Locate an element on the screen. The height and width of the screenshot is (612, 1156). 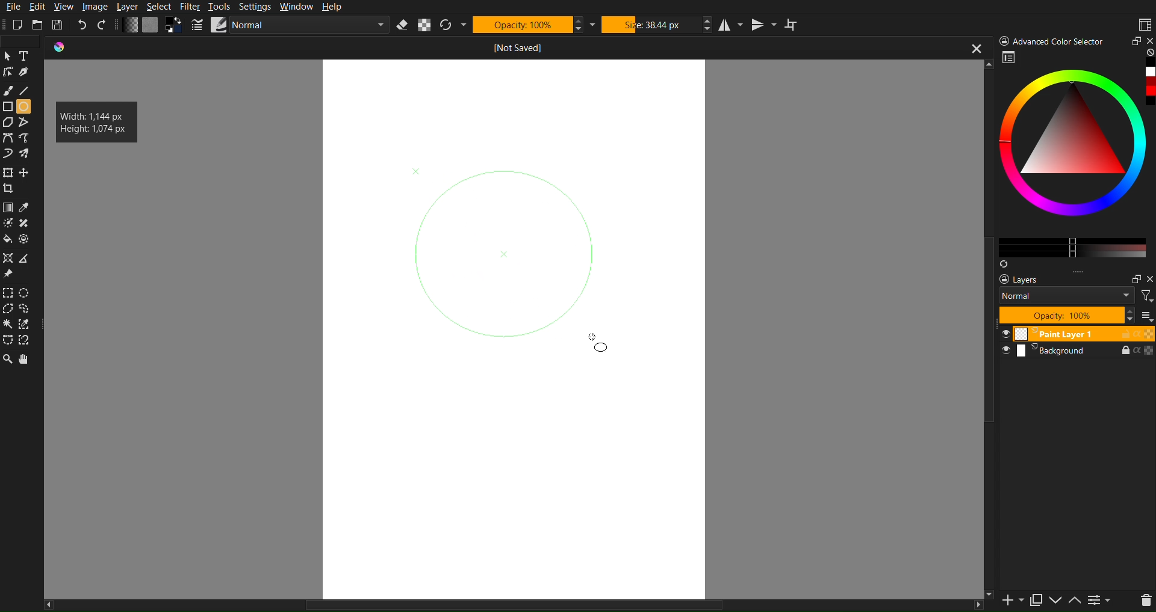
Crop is located at coordinates (7, 188).